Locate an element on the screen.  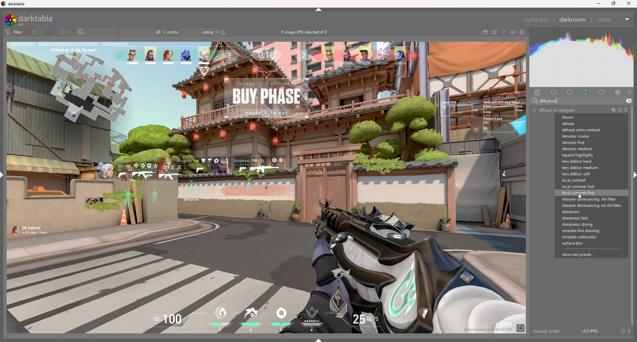
darktable is located at coordinates (15, 4).